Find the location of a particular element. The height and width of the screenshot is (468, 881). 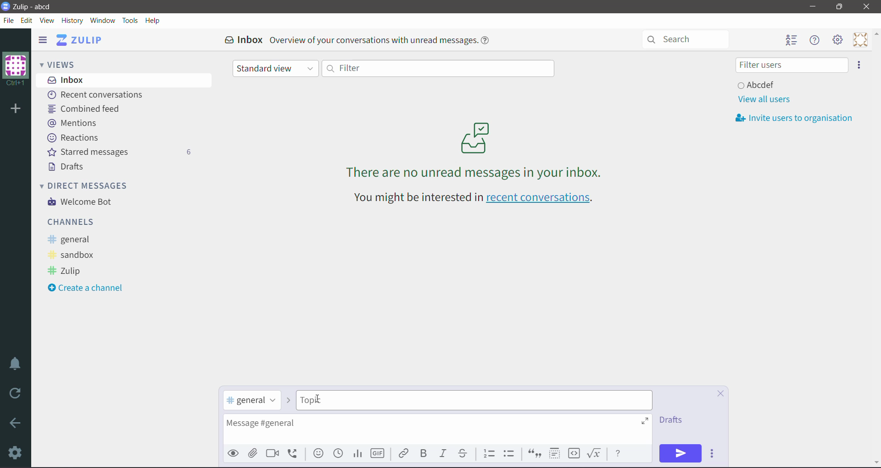

Reload is located at coordinates (17, 393).